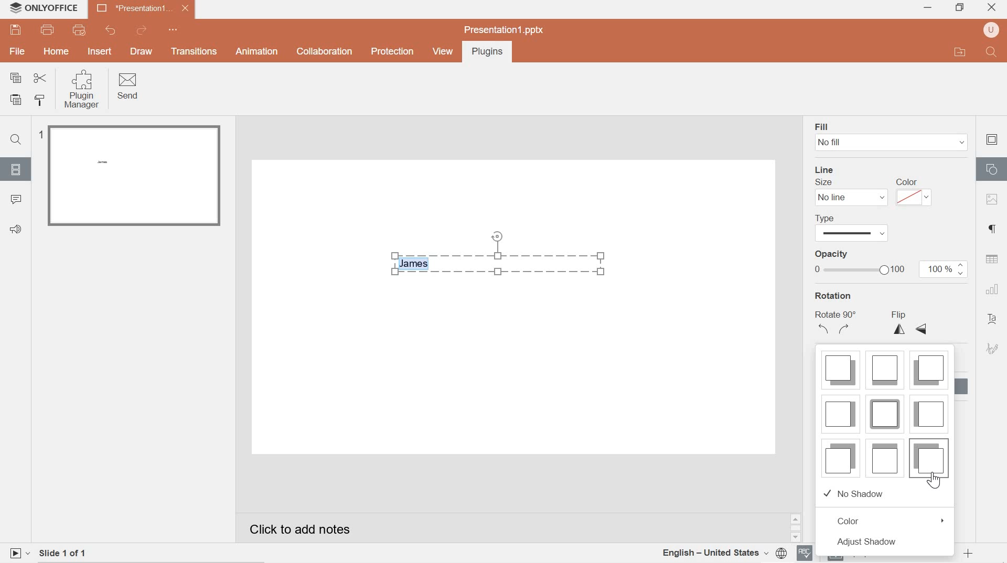  What do you see at coordinates (323, 52) in the screenshot?
I see `collaboration` at bounding box center [323, 52].